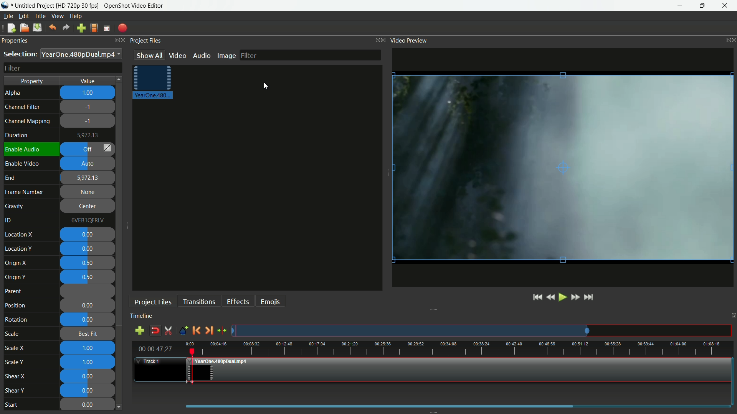 This screenshot has height=414, width=737. I want to click on edit menu, so click(23, 16).